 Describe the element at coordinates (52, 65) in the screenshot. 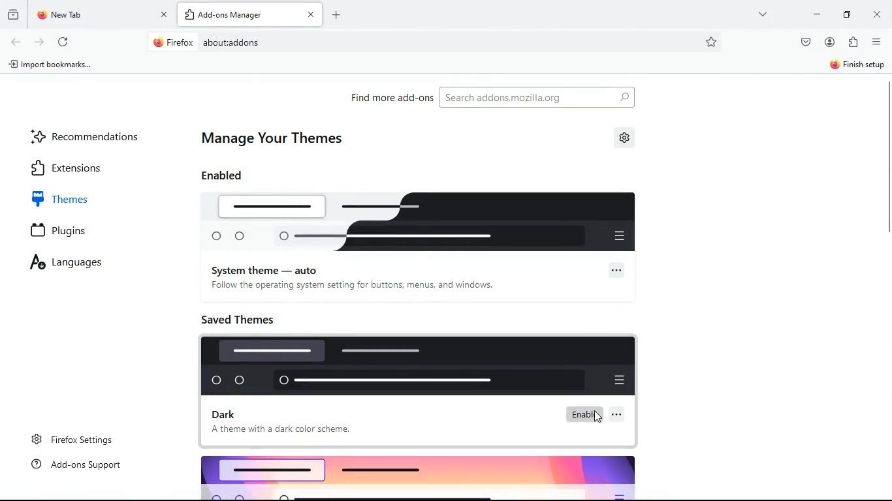

I see `import bookmarks` at that location.